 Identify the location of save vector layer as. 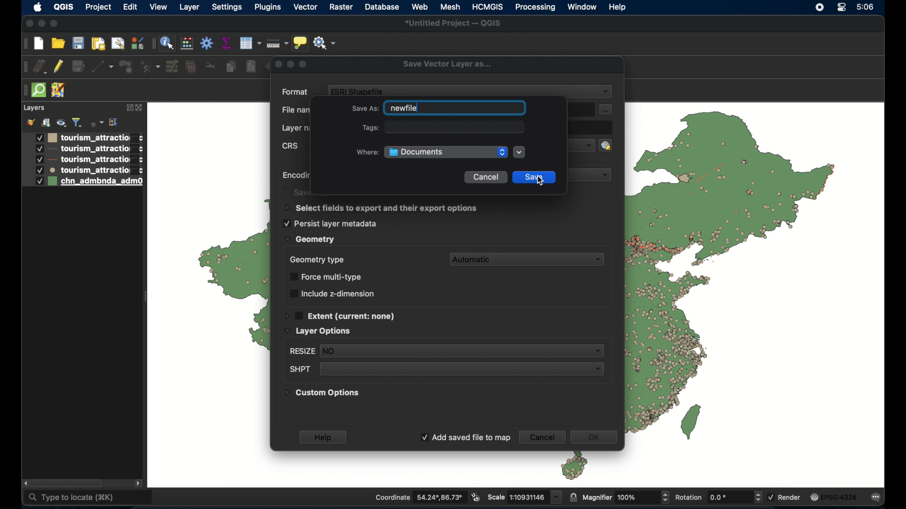
(447, 65).